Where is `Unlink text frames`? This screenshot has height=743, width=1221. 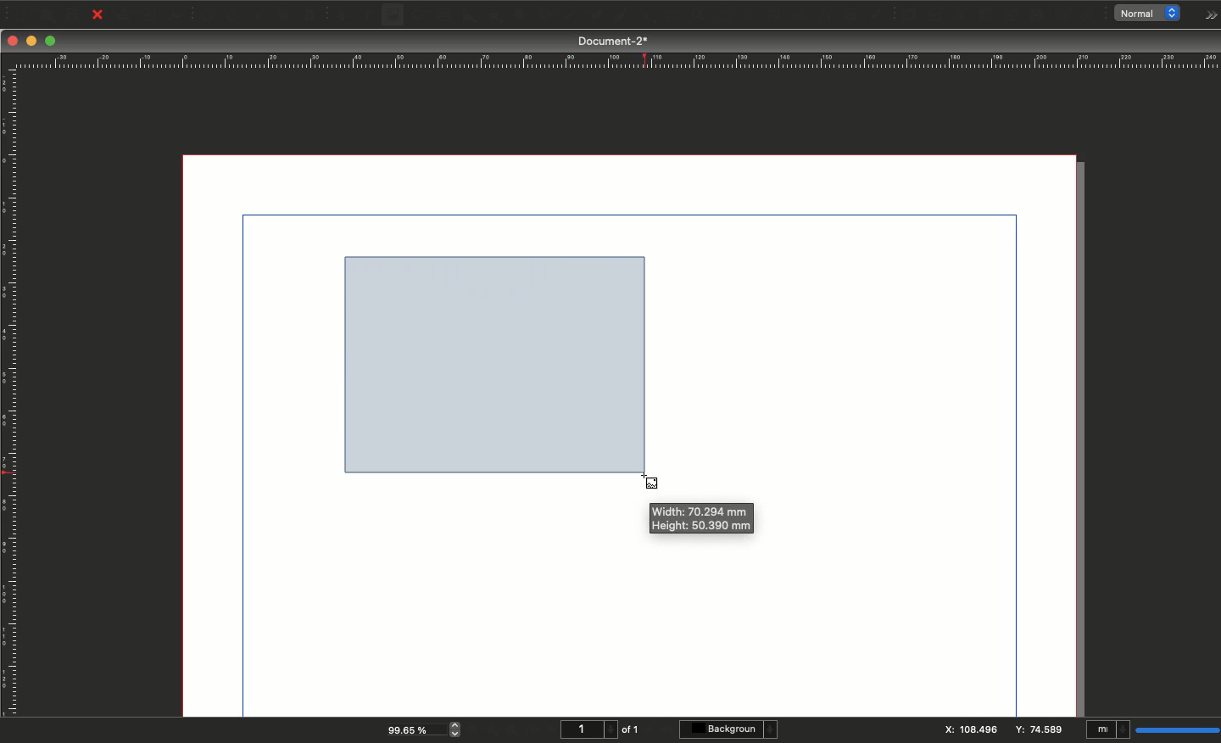
Unlink text frames is located at coordinates (794, 14).